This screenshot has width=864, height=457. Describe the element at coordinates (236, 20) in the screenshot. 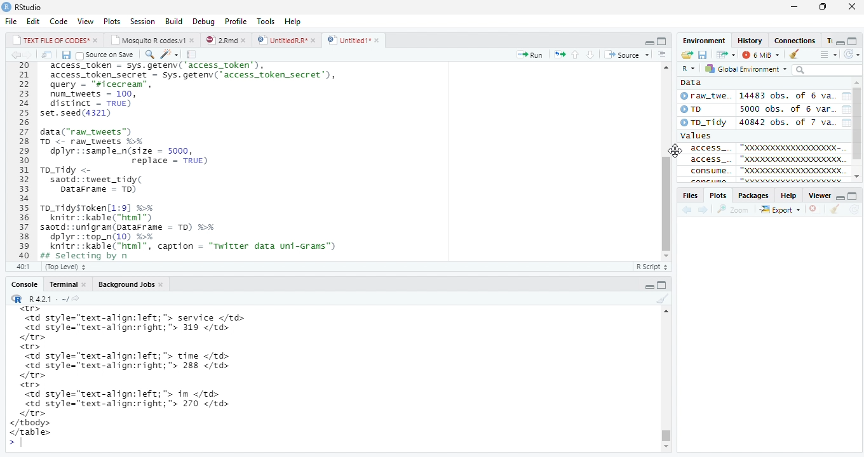

I see `Profile` at that location.